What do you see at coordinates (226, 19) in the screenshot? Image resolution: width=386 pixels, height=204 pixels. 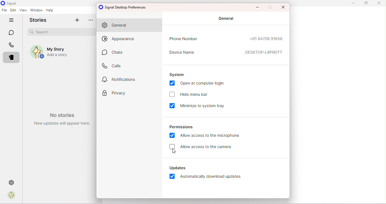 I see `General` at bounding box center [226, 19].